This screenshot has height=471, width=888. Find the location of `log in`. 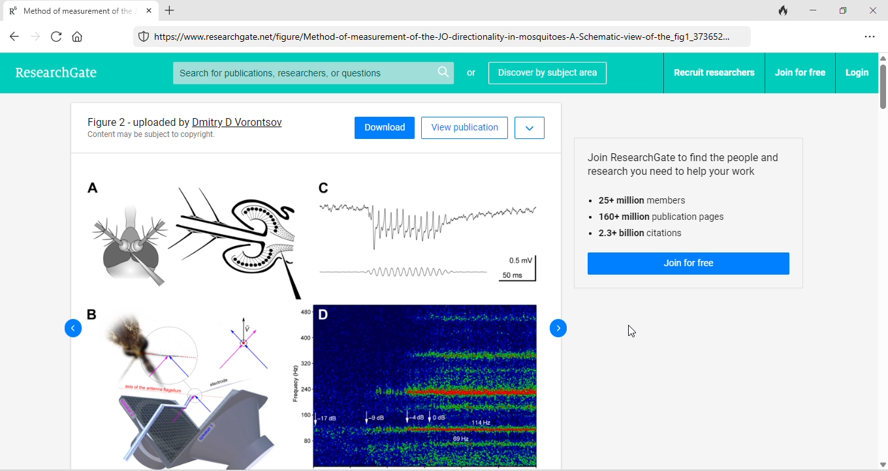

log in is located at coordinates (857, 72).